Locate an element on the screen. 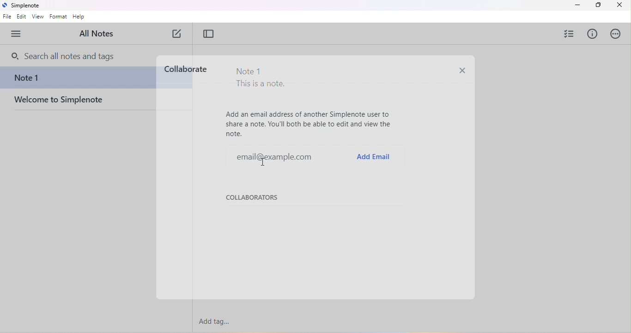  file is located at coordinates (7, 17).